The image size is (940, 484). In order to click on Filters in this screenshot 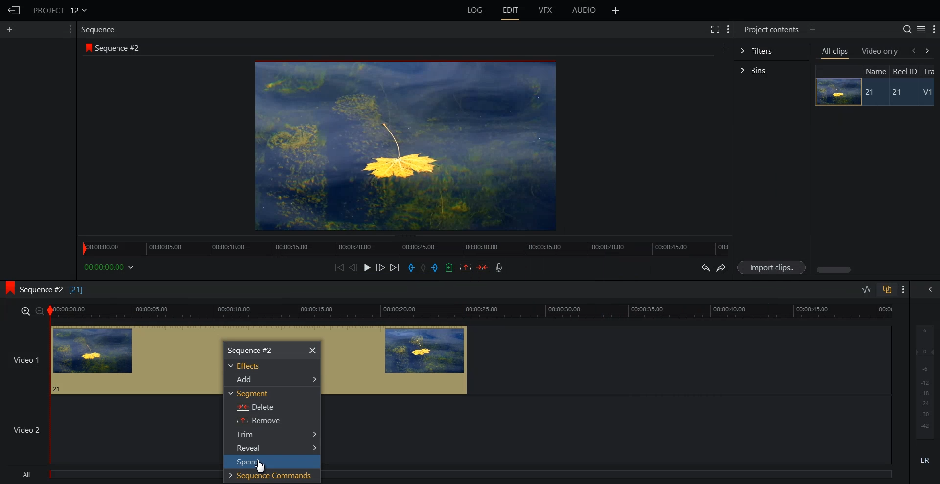, I will do `click(771, 50)`.